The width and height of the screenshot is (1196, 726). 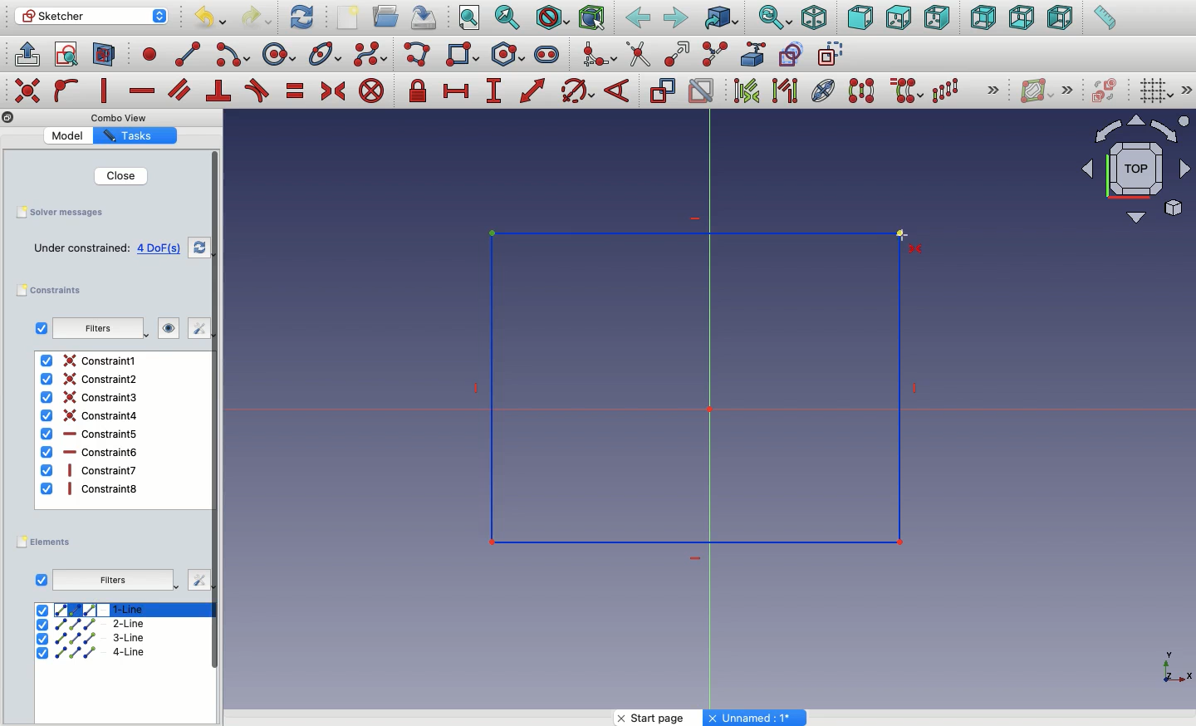 What do you see at coordinates (180, 90) in the screenshot?
I see `constrain parallel` at bounding box center [180, 90].